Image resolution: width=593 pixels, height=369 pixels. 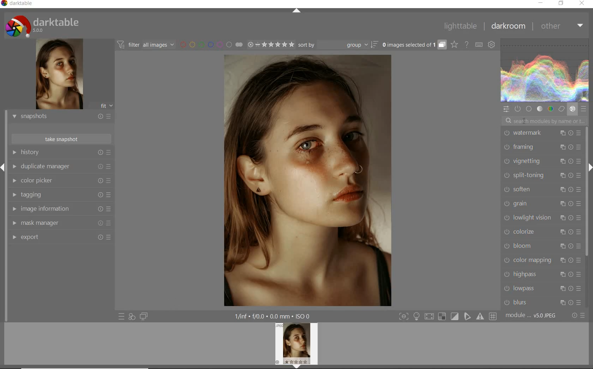 I want to click on base, so click(x=529, y=109).